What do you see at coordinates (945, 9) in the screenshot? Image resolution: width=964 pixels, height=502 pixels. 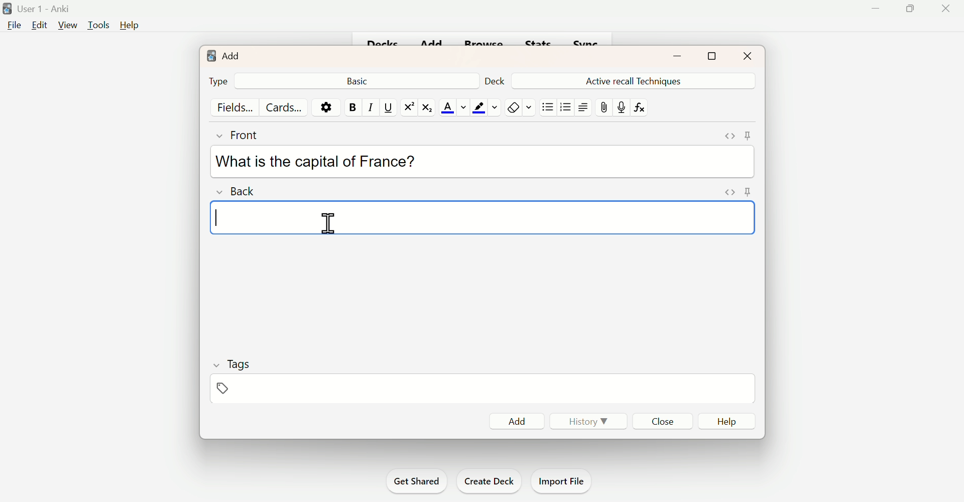 I see `Close` at bounding box center [945, 9].